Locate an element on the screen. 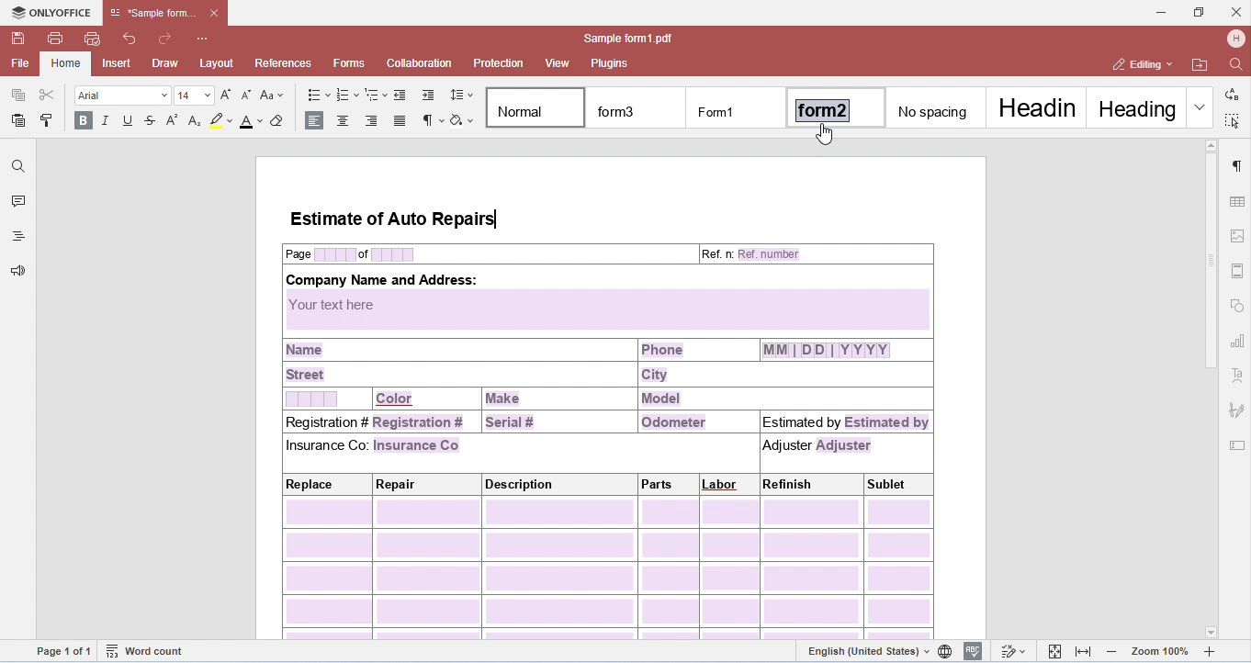 Image resolution: width=1251 pixels, height=663 pixels. minimize is located at coordinates (1161, 13).